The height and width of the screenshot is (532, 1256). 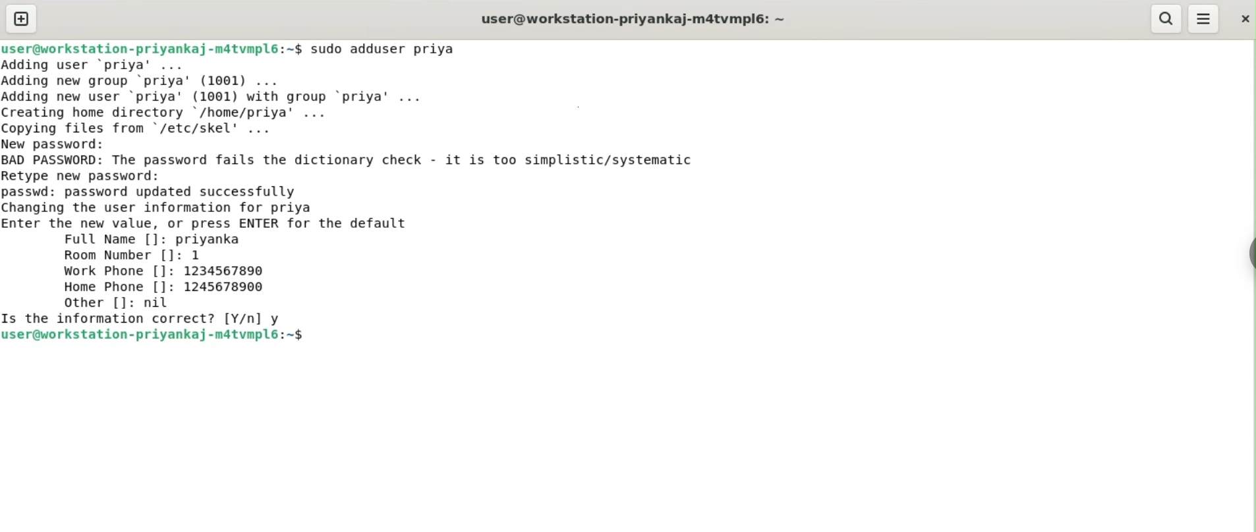 I want to click on close, so click(x=1243, y=18).